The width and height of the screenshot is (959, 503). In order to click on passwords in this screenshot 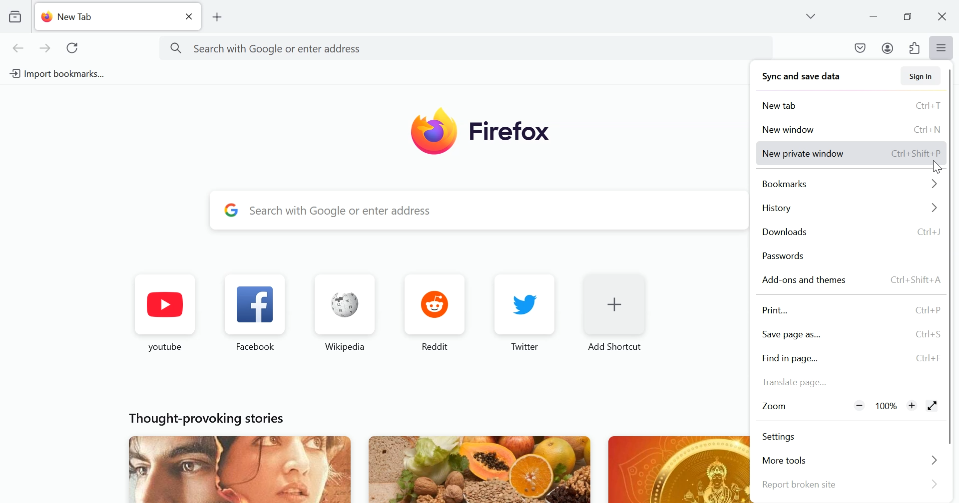, I will do `click(852, 257)`.